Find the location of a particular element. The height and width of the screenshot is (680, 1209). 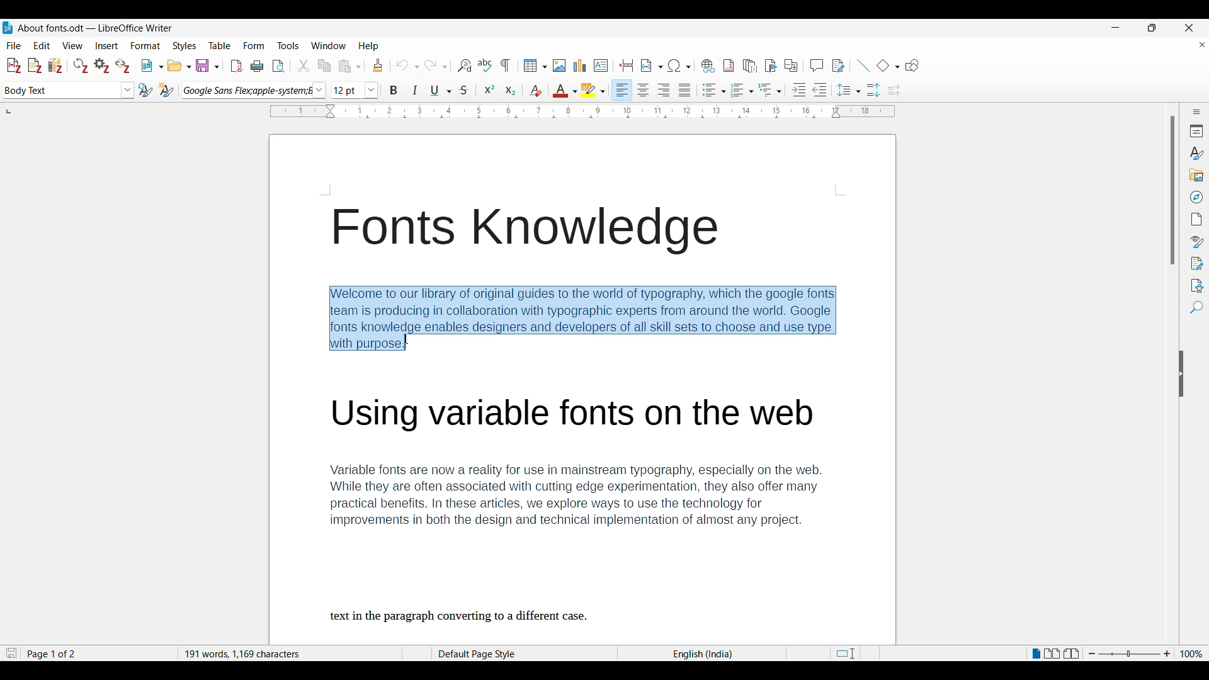

Insert menu is located at coordinates (107, 46).